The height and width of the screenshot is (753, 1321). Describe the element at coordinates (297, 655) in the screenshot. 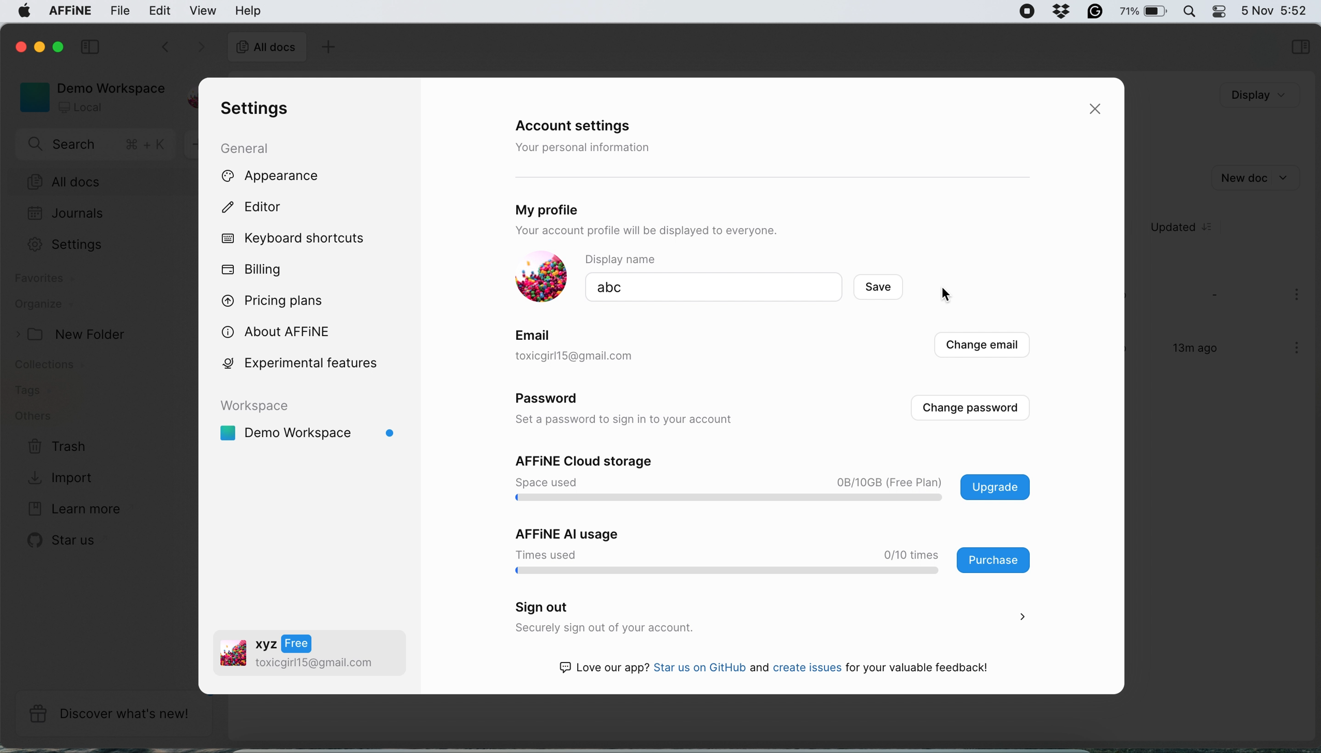

I see `oa v2
toxicgirll5@gmail.com` at that location.